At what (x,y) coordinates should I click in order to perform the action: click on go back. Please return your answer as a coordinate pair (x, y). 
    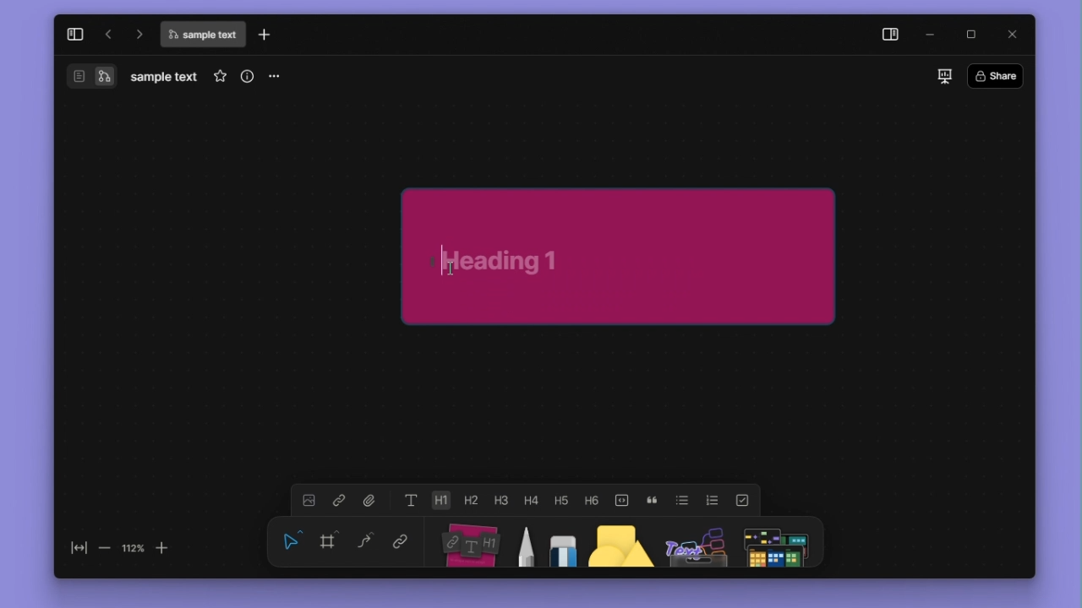
    Looking at the image, I should click on (108, 34).